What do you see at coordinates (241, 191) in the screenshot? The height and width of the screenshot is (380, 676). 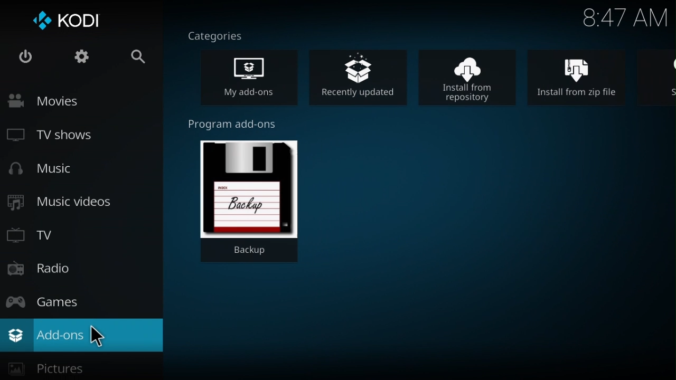 I see `Backup program add on` at bounding box center [241, 191].